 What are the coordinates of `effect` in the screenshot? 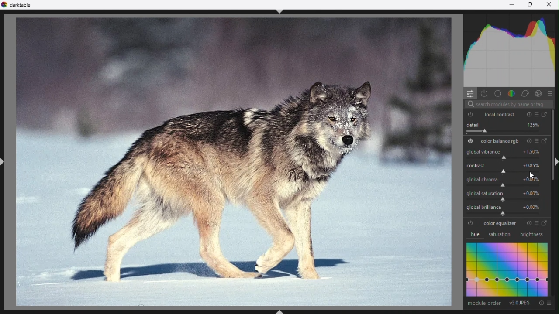 It's located at (538, 93).